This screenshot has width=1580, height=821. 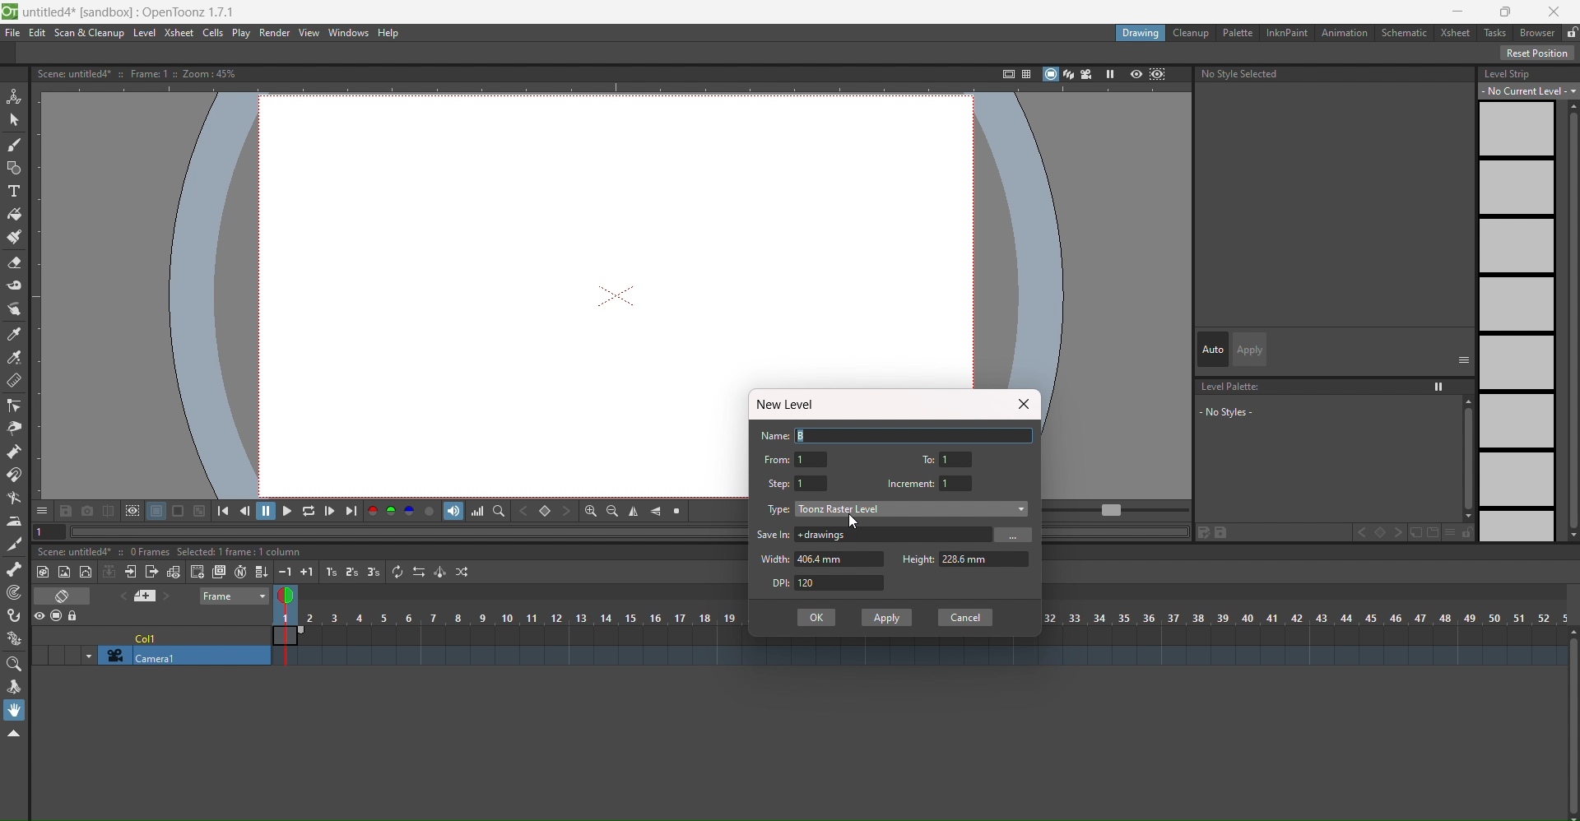 I want to click on random, so click(x=464, y=572).